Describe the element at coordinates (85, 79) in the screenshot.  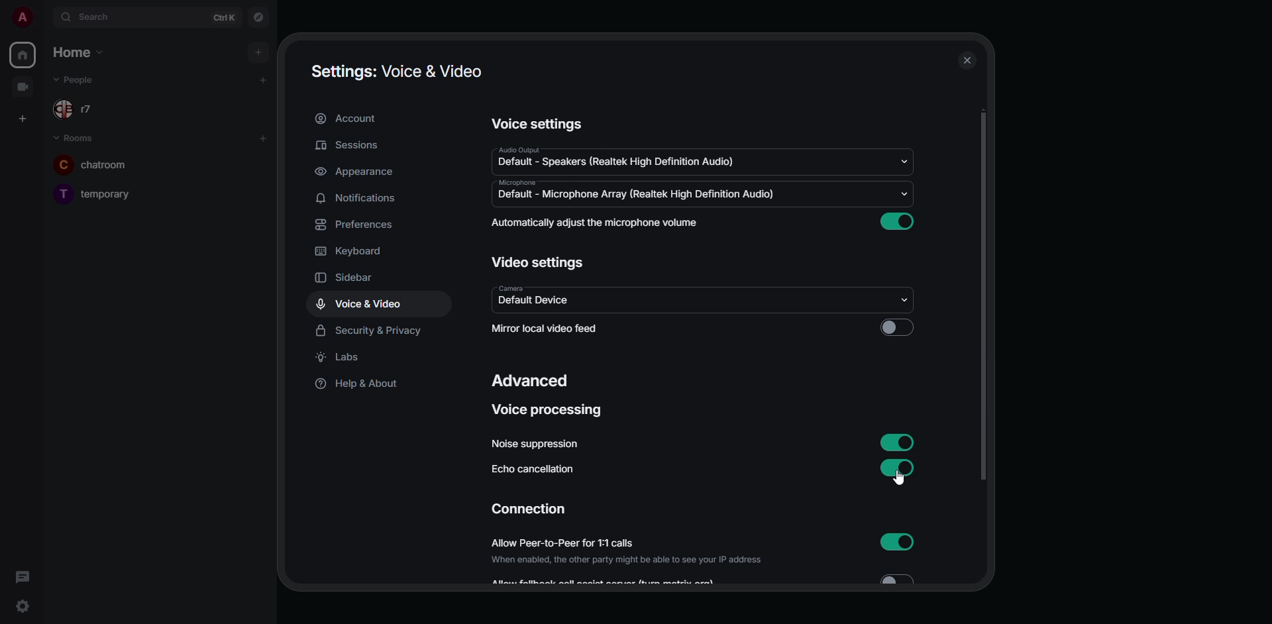
I see `people` at that location.